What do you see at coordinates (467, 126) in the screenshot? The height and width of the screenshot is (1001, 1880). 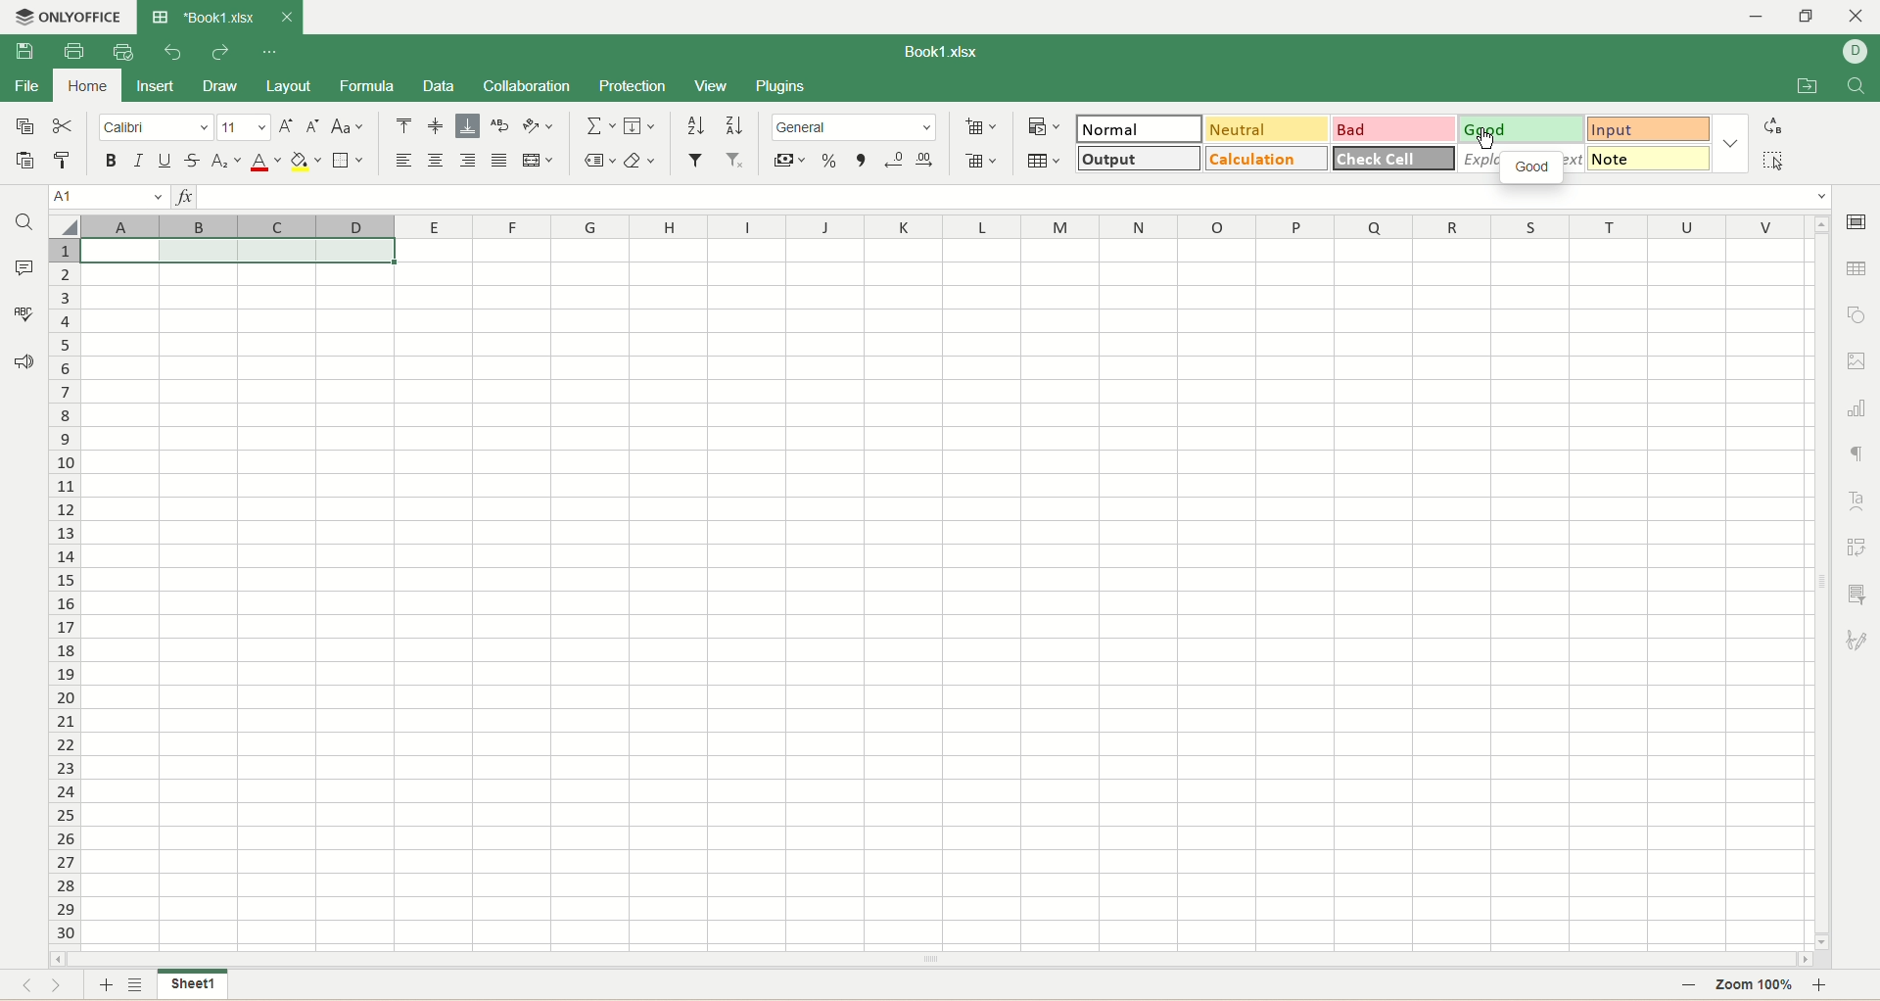 I see `align bottom` at bounding box center [467, 126].